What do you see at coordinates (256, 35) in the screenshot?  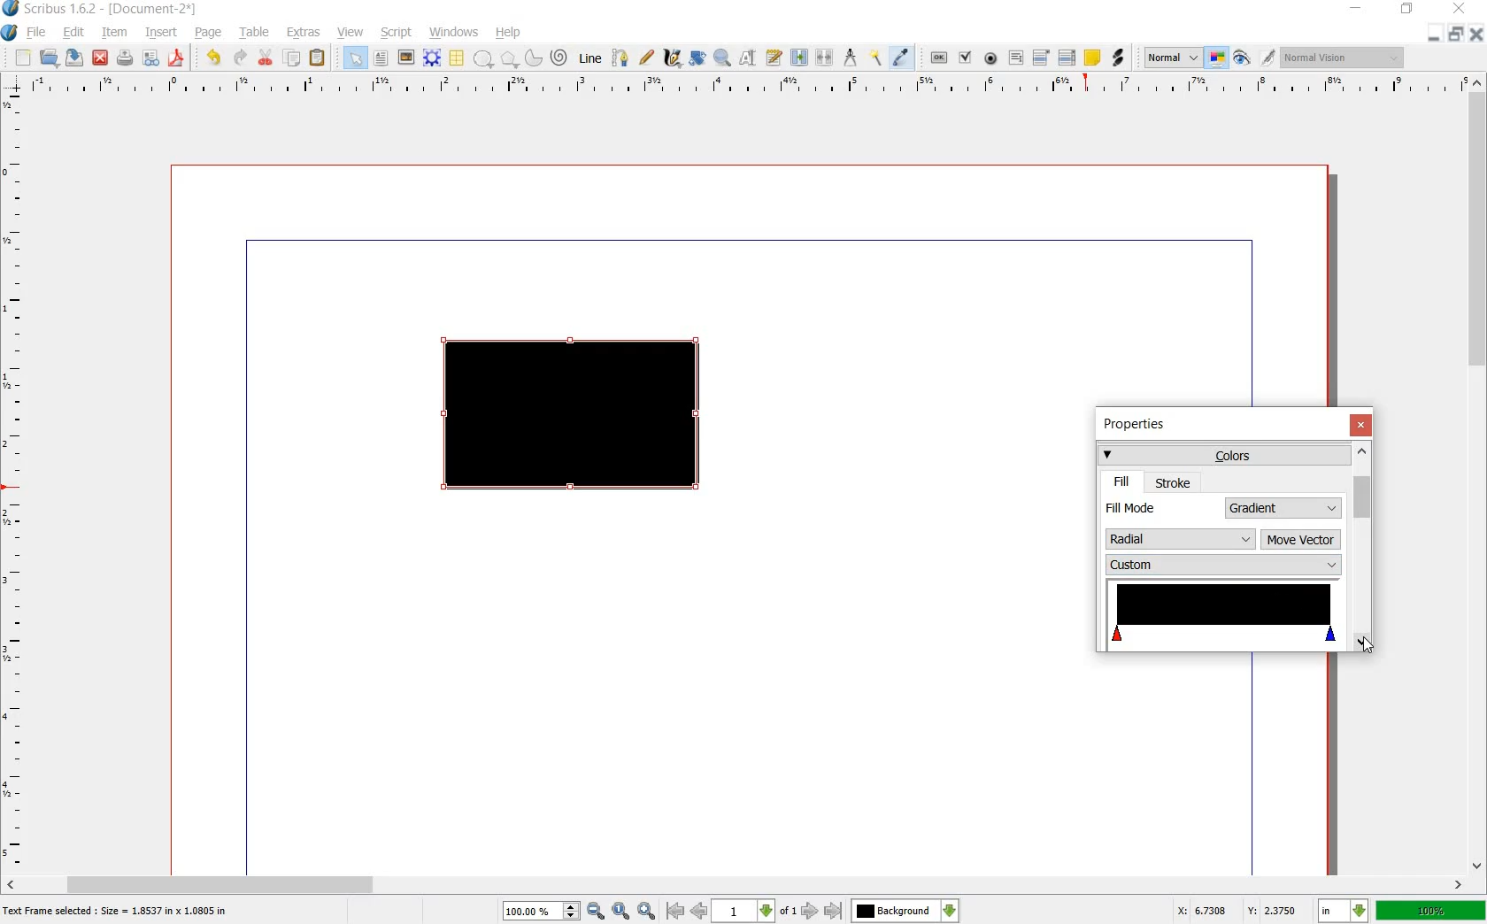 I see `table` at bounding box center [256, 35].